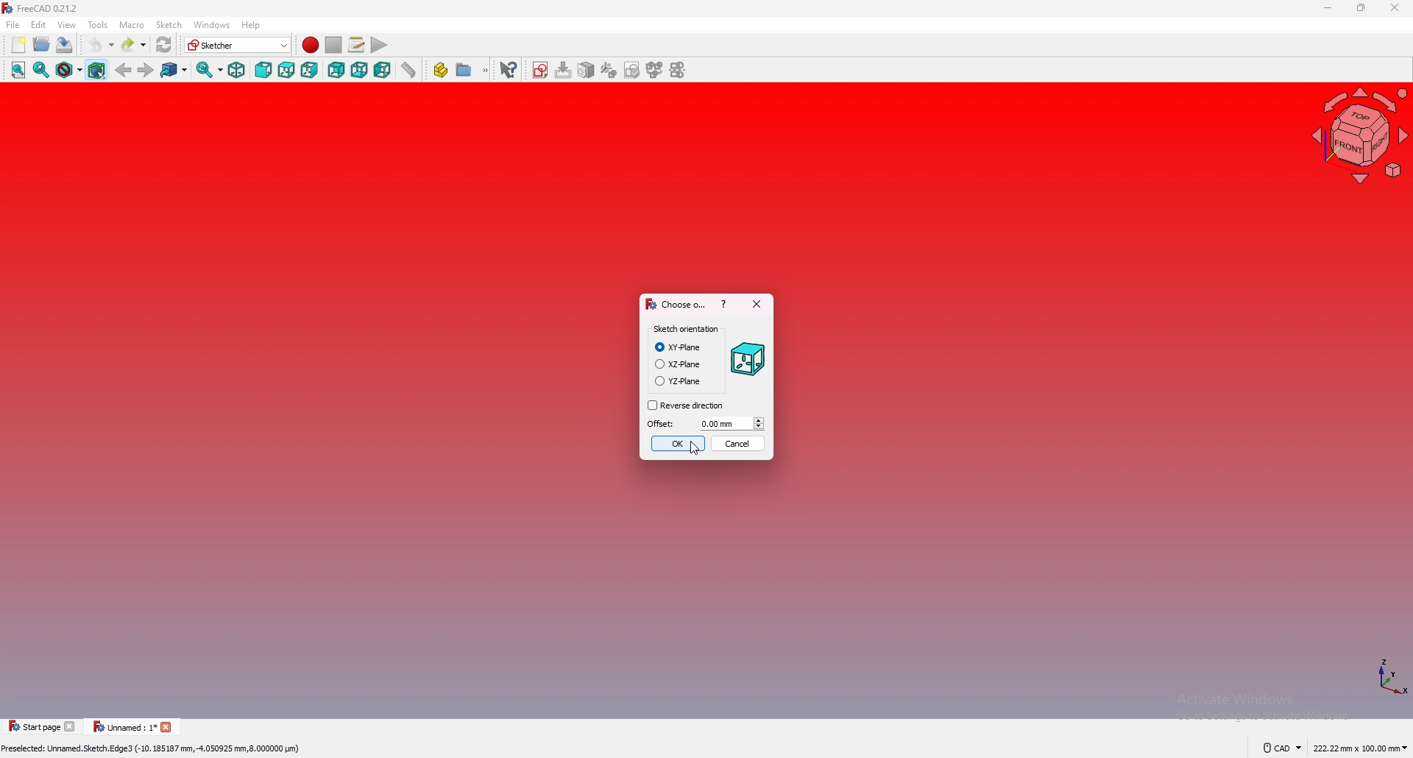 The image size is (1413, 758). What do you see at coordinates (98, 24) in the screenshot?
I see `tools` at bounding box center [98, 24].